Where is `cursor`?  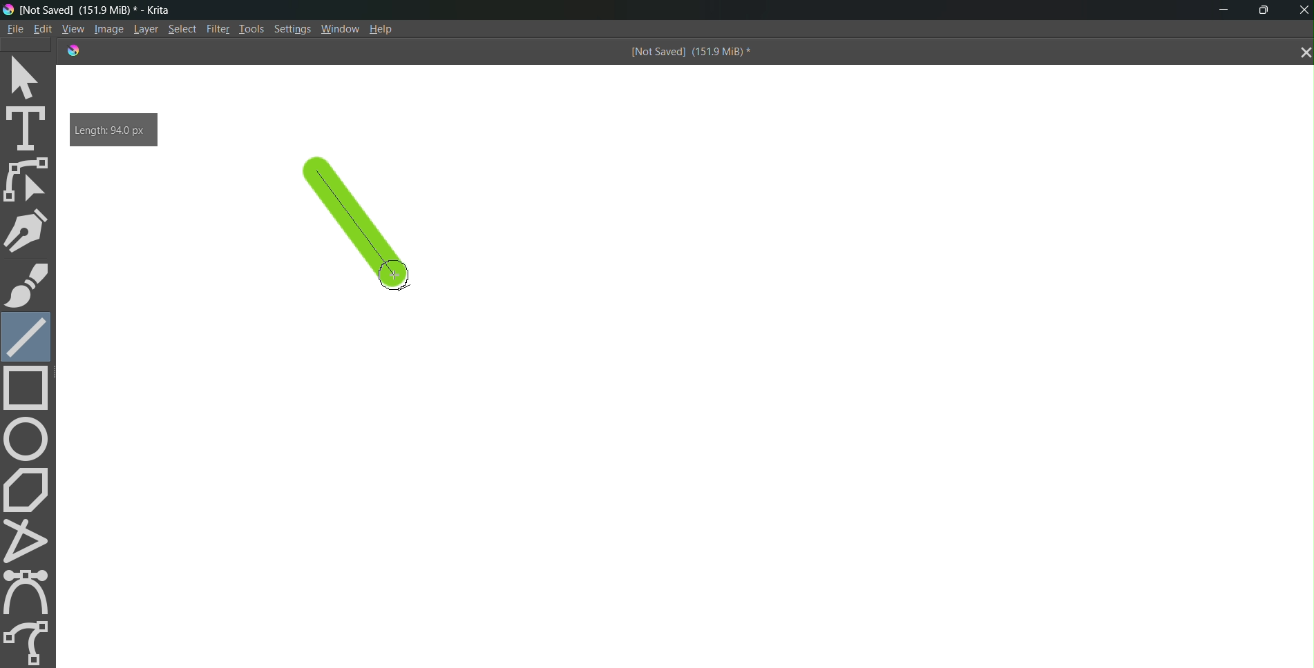 cursor is located at coordinates (393, 273).